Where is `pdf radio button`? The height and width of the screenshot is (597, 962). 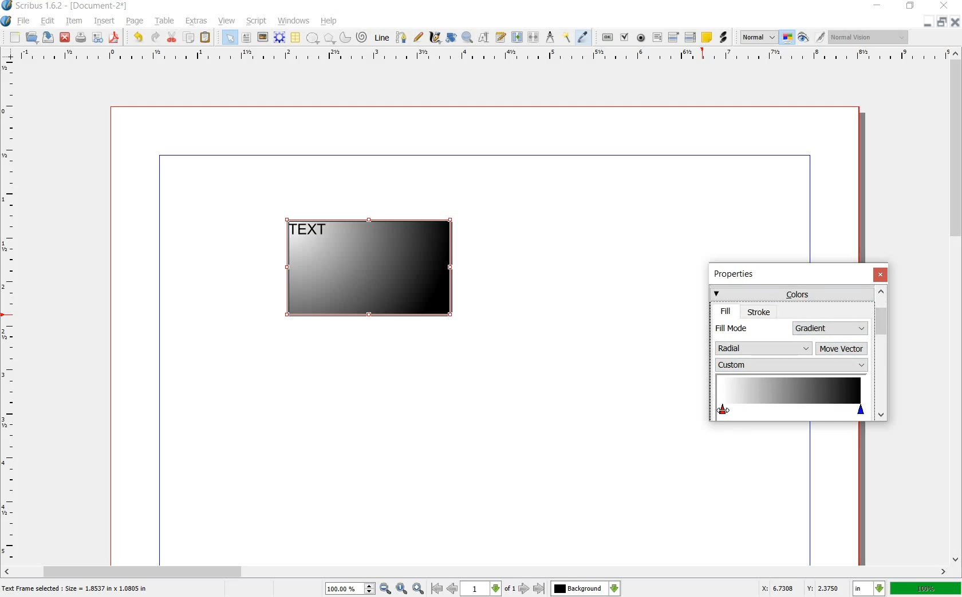 pdf radio button is located at coordinates (641, 38).